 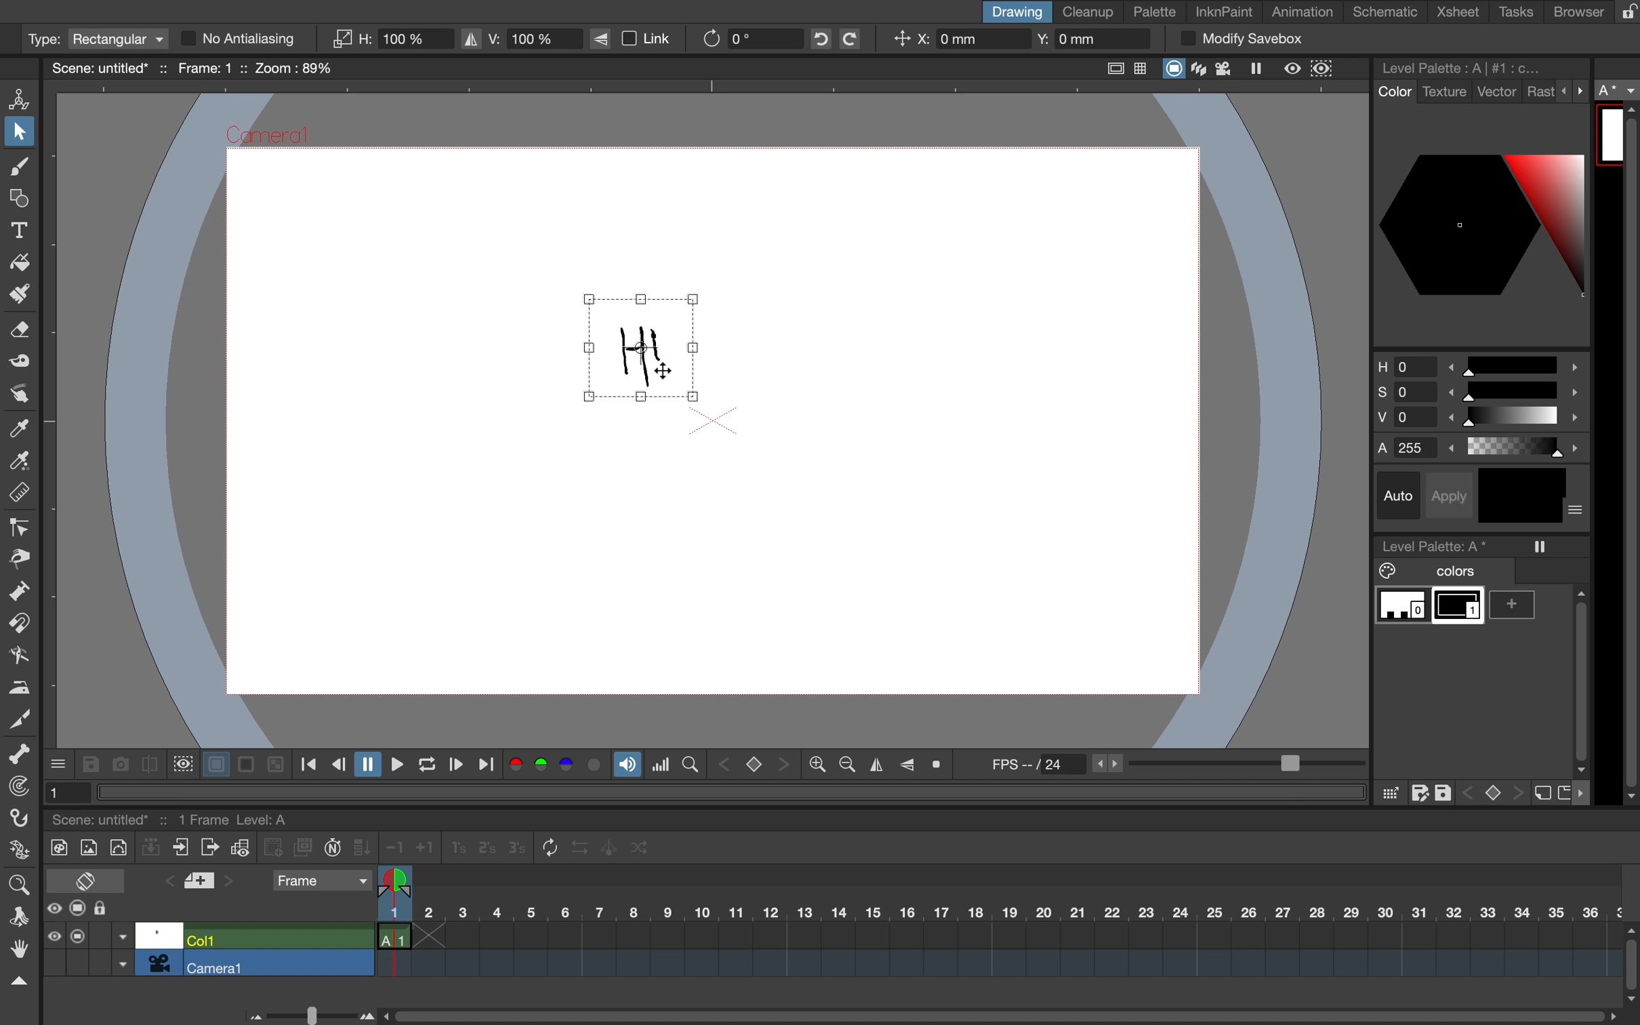 I want to click on preview visibility toggle all, so click(x=53, y=908).